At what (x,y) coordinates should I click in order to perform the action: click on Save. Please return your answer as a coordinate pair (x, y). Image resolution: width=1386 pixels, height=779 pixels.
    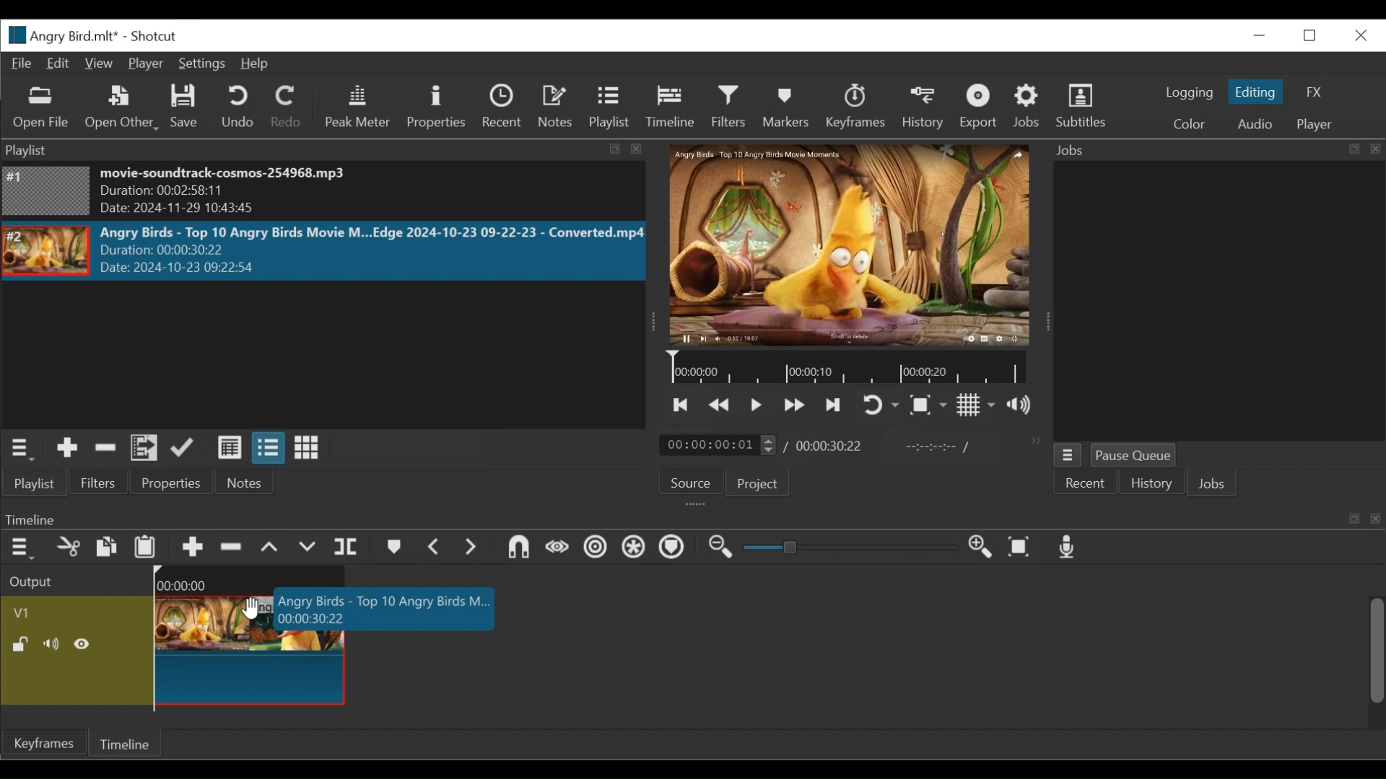
    Looking at the image, I should click on (187, 107).